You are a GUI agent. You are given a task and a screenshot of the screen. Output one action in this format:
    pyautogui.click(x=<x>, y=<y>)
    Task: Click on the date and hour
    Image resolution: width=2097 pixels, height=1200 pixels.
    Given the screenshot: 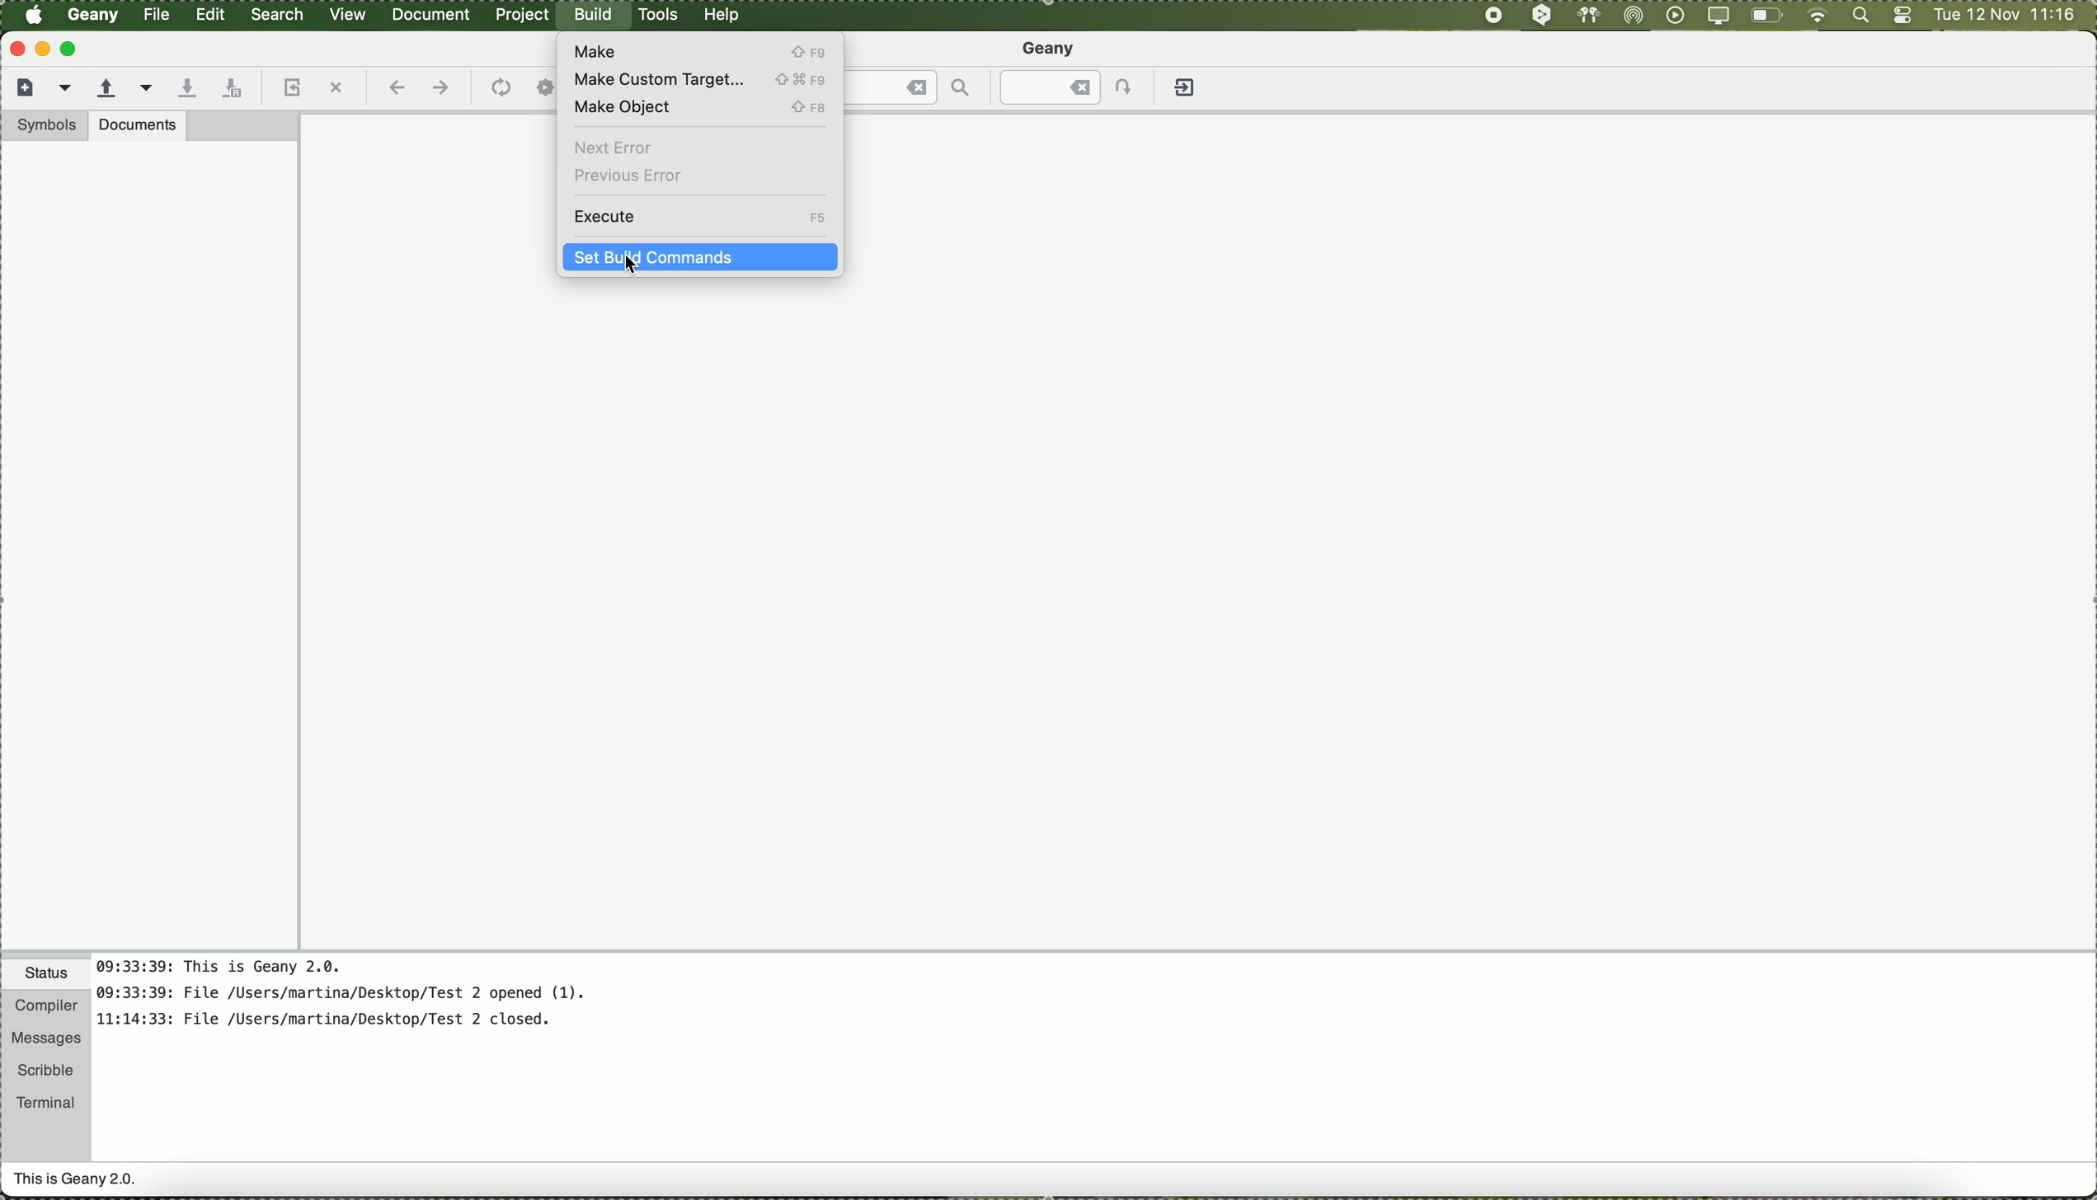 What is the action you would take?
    pyautogui.click(x=2005, y=16)
    